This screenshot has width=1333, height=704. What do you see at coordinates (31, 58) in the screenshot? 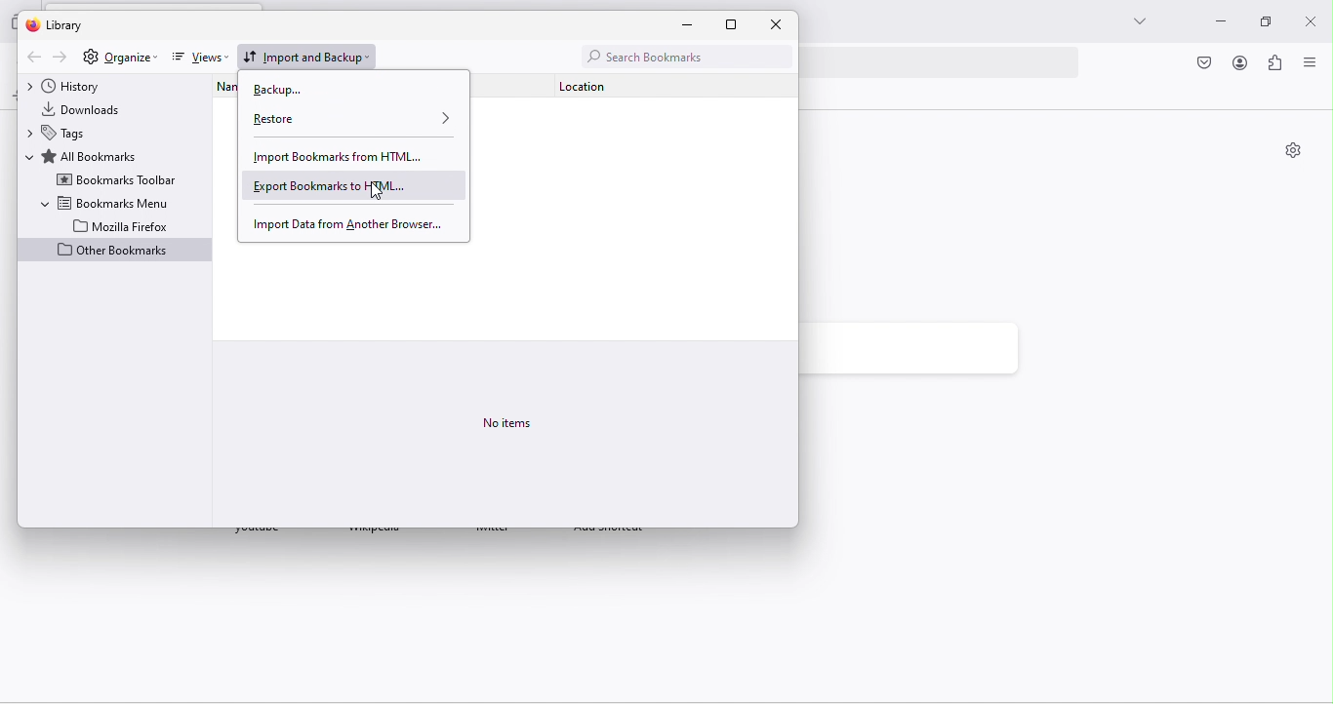
I see `back` at bounding box center [31, 58].